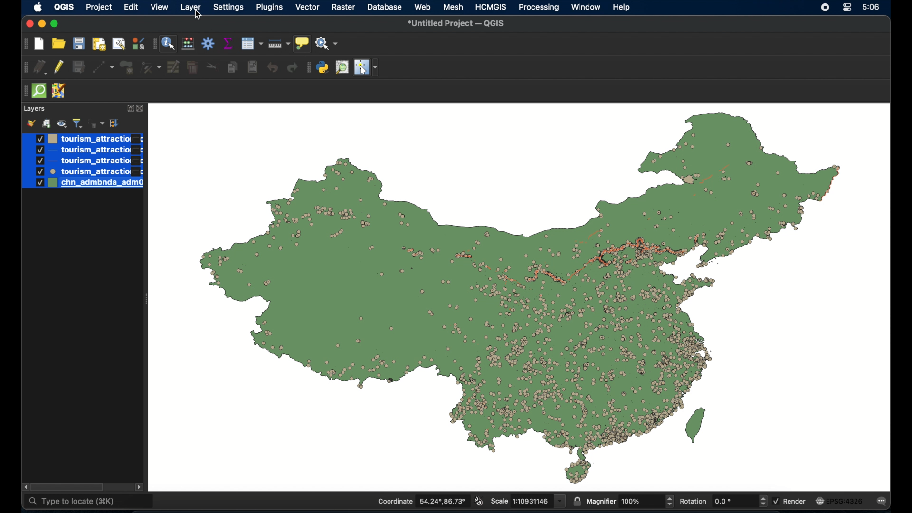 The width and height of the screenshot is (912, 513). What do you see at coordinates (83, 139) in the screenshot?
I see `layer1` at bounding box center [83, 139].